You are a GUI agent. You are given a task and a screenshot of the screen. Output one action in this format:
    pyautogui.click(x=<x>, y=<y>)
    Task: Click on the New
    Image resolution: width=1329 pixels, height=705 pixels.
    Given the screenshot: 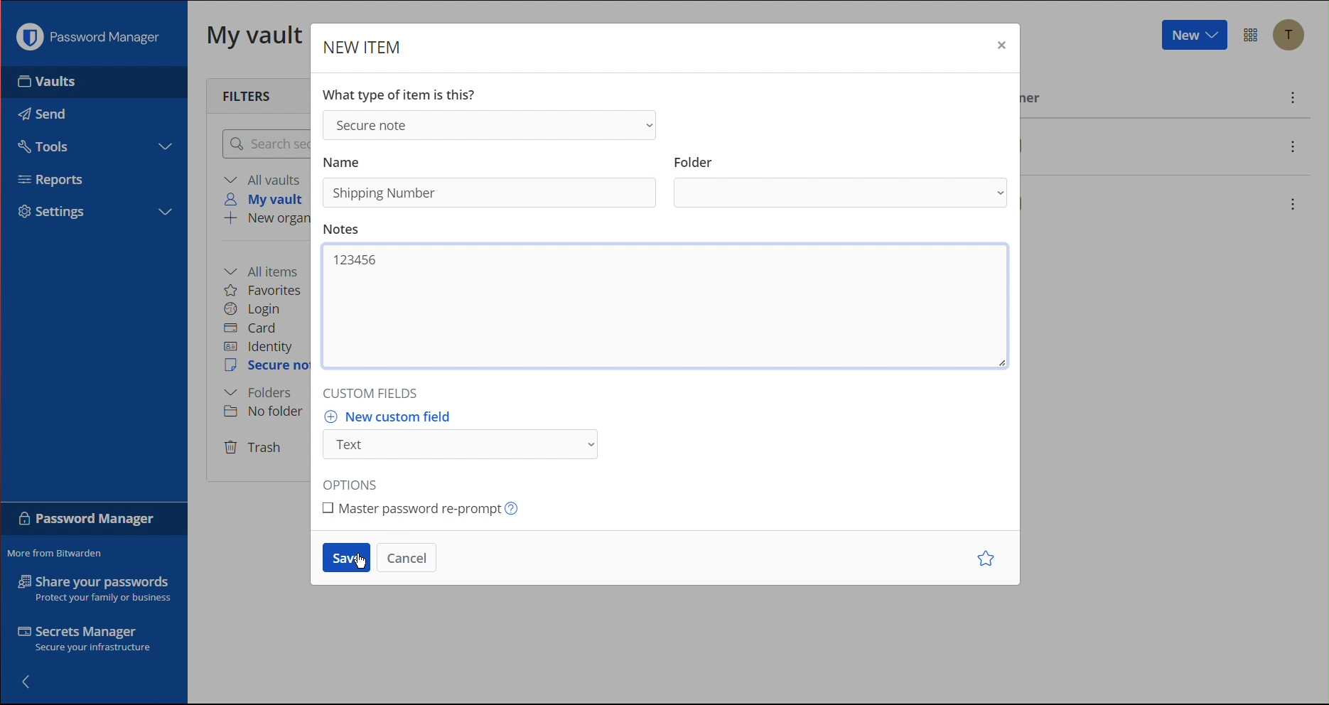 What is the action you would take?
    pyautogui.click(x=1194, y=37)
    